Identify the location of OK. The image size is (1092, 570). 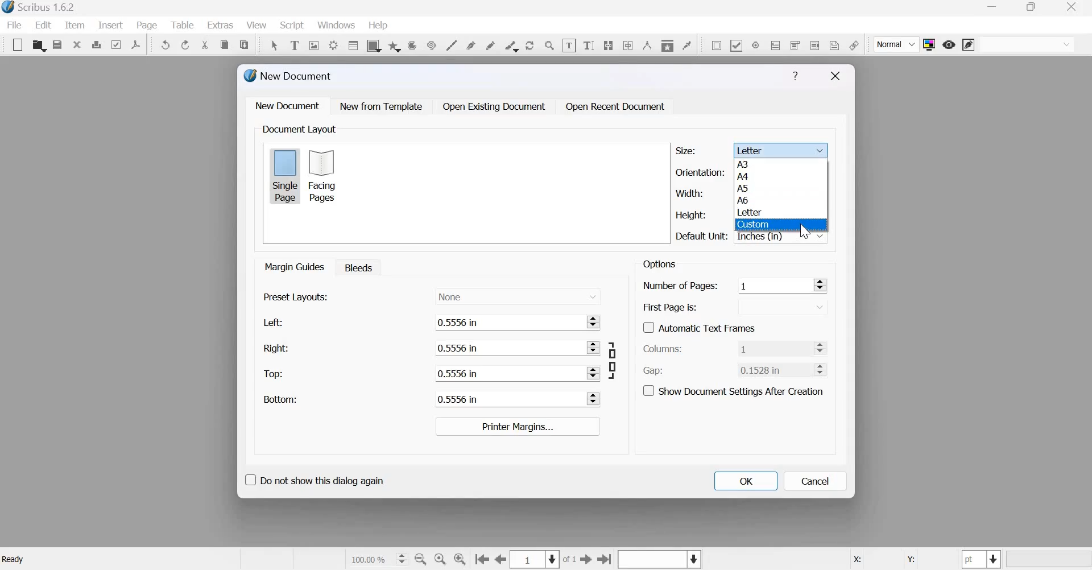
(745, 481).